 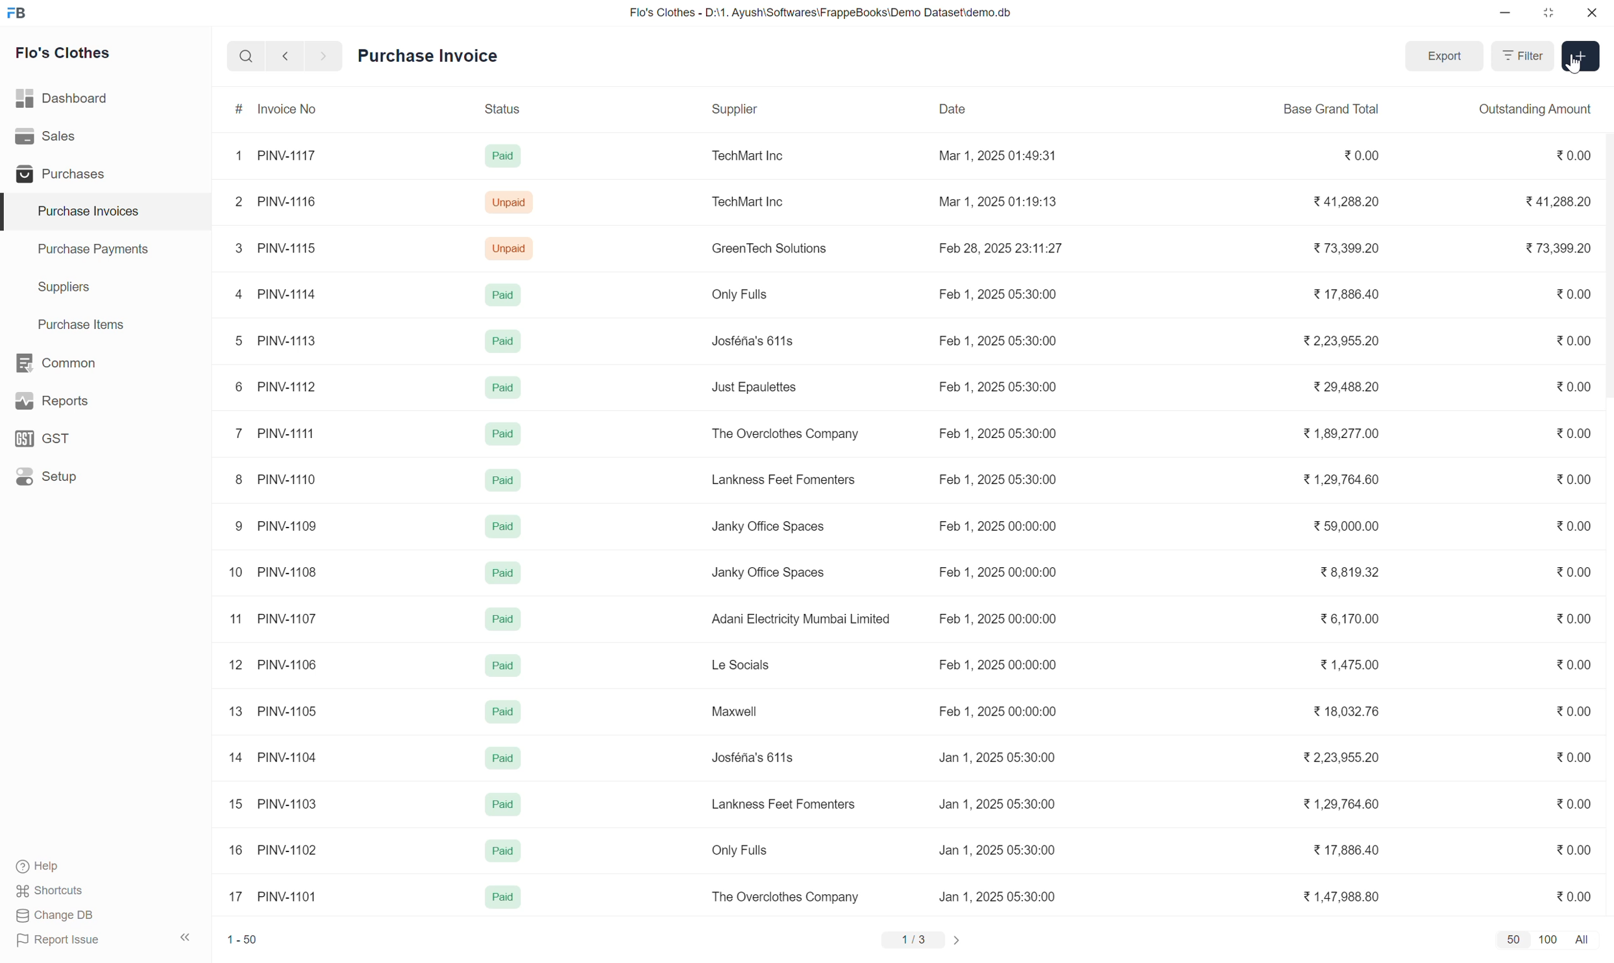 I want to click on Help, so click(x=44, y=866).